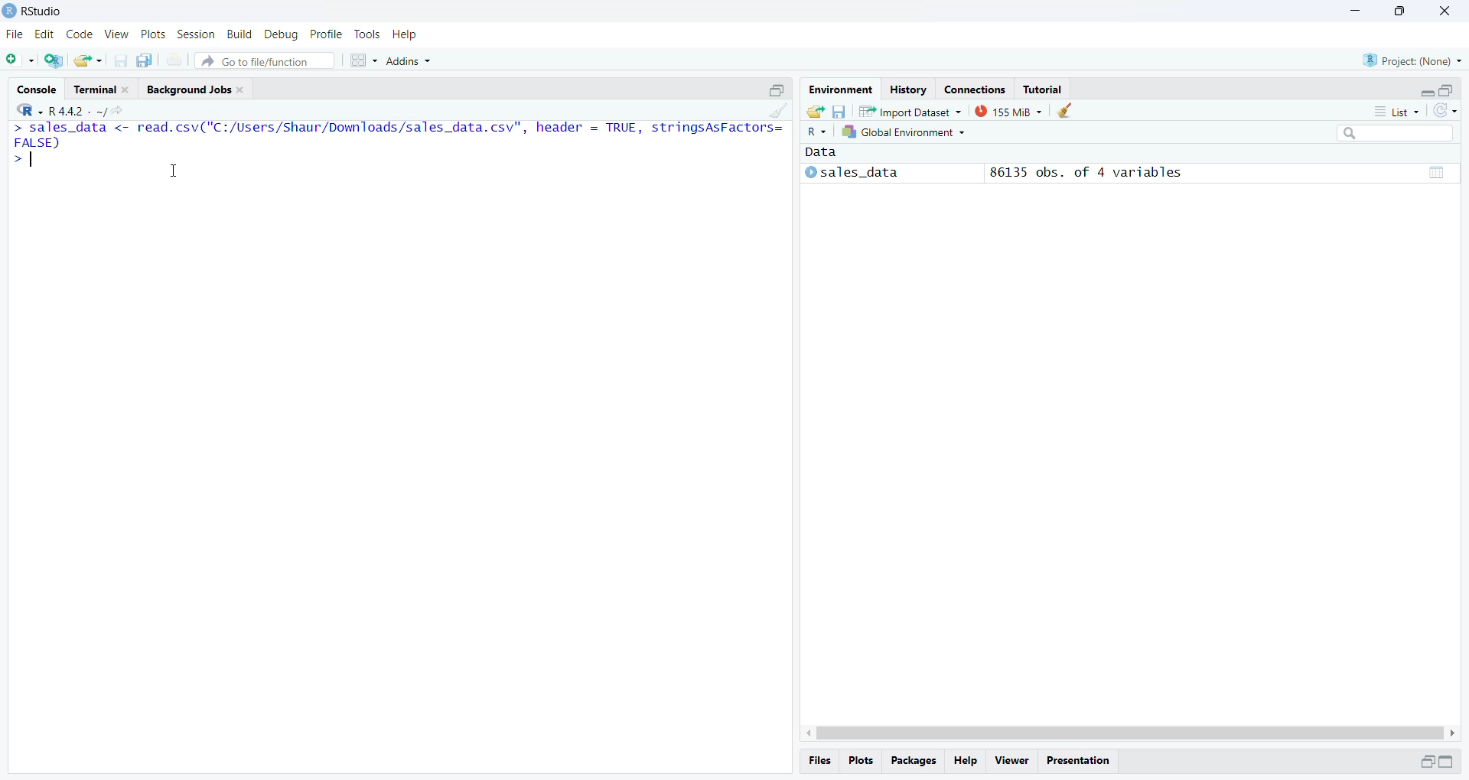 This screenshot has width=1469, height=780. I want to click on Plots, so click(156, 34).